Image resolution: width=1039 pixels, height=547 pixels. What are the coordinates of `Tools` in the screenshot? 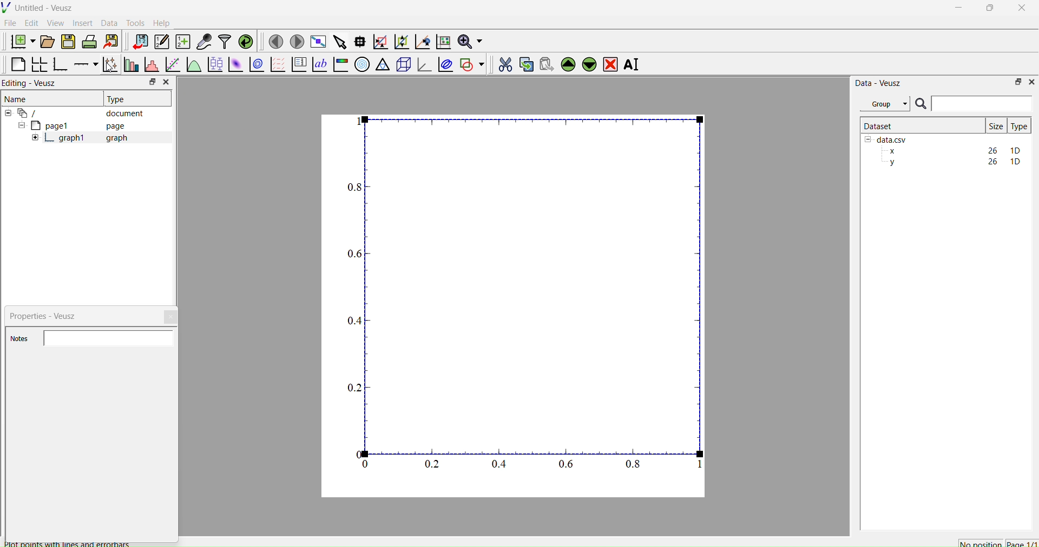 It's located at (133, 22).